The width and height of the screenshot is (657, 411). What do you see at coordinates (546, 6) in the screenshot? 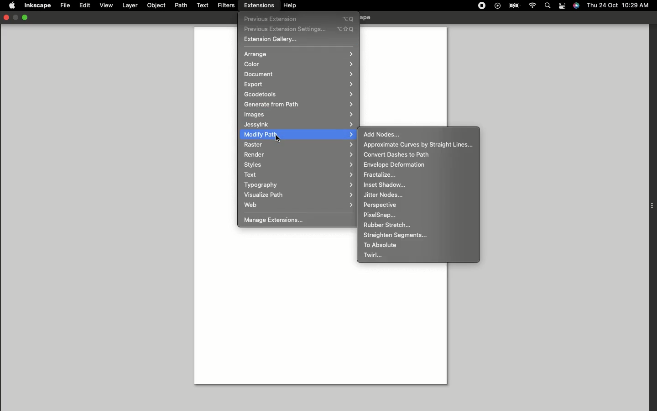
I see `Search` at bounding box center [546, 6].